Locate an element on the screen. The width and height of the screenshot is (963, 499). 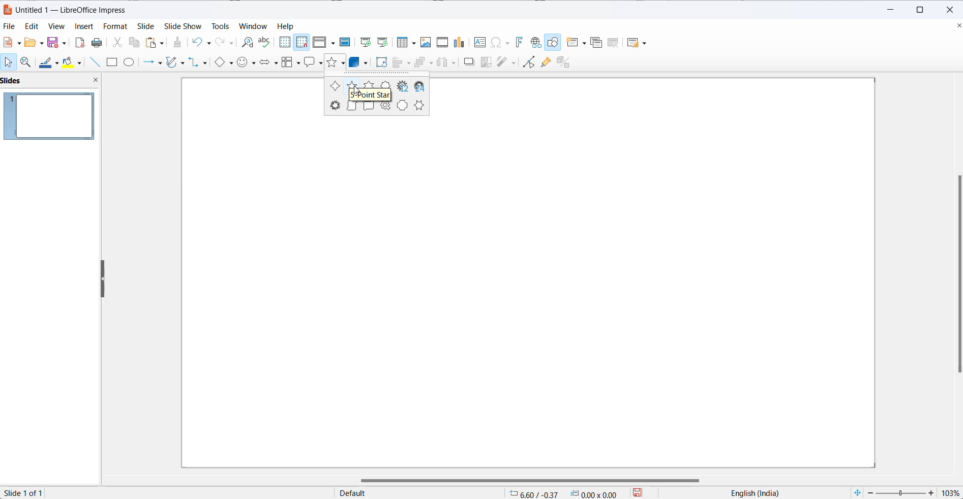
ellipse is located at coordinates (131, 61).